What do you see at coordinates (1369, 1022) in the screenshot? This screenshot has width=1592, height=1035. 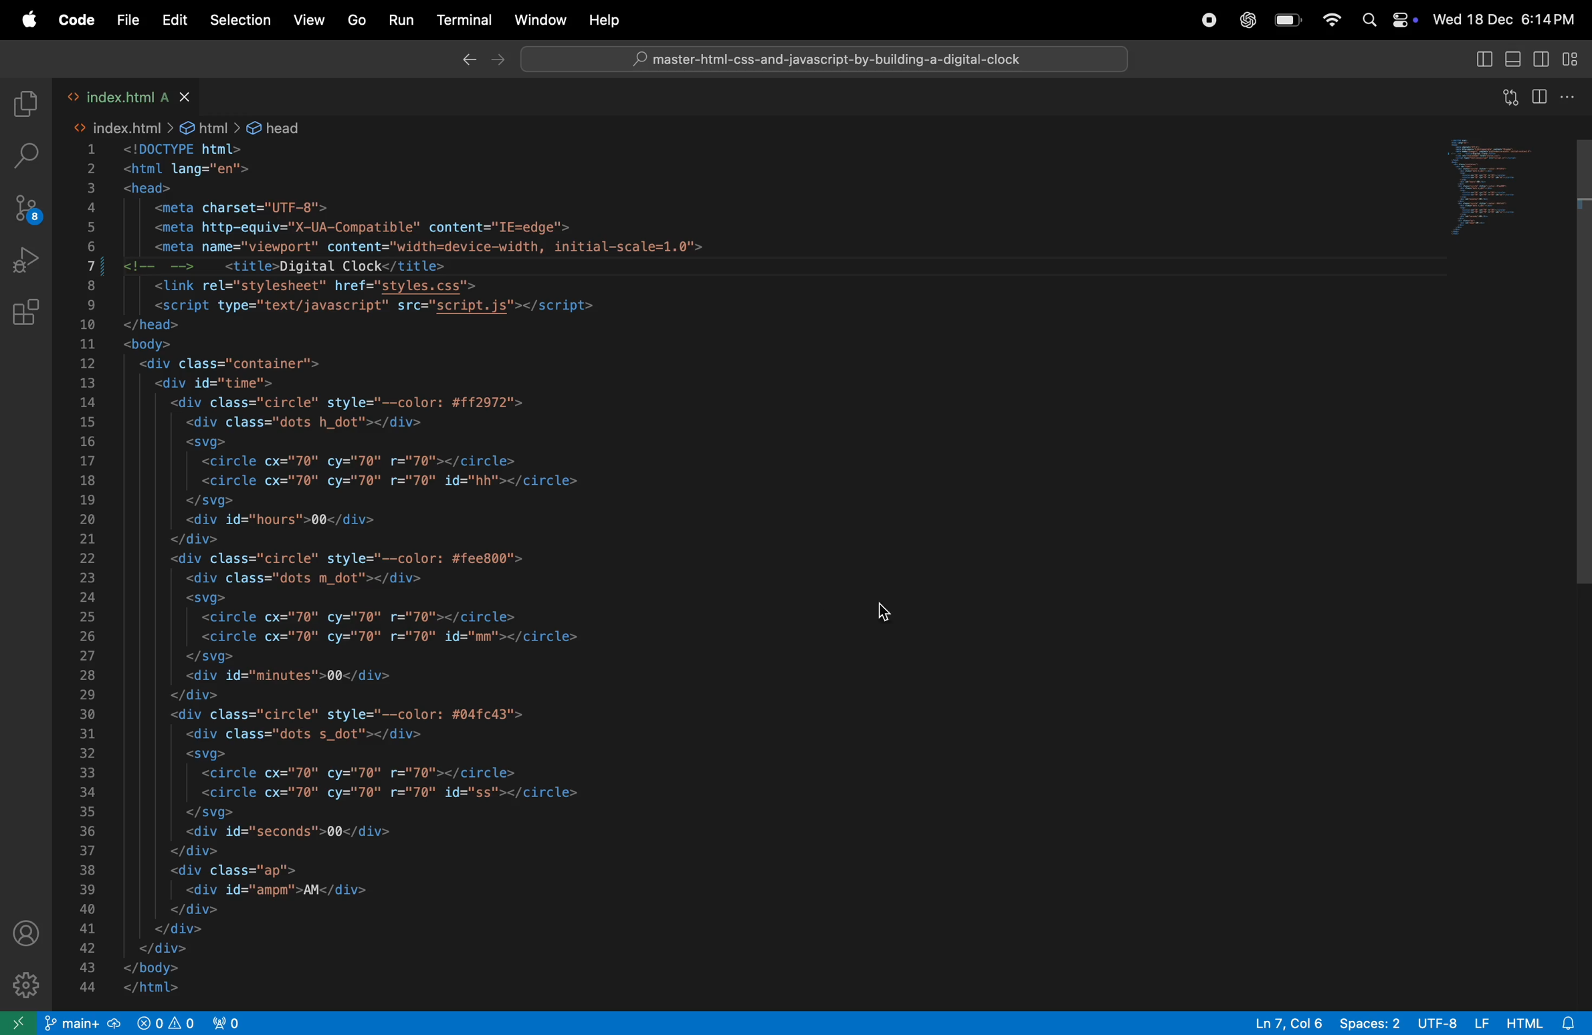 I see `spaces -2` at bounding box center [1369, 1022].